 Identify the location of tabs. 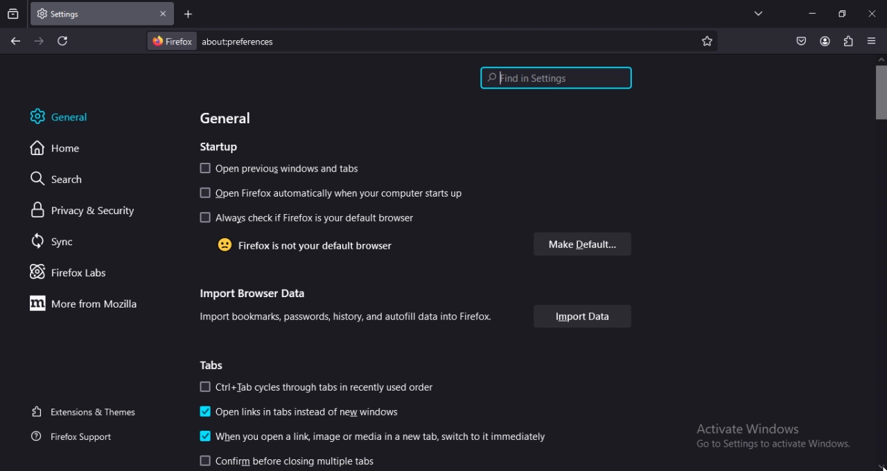
(213, 364).